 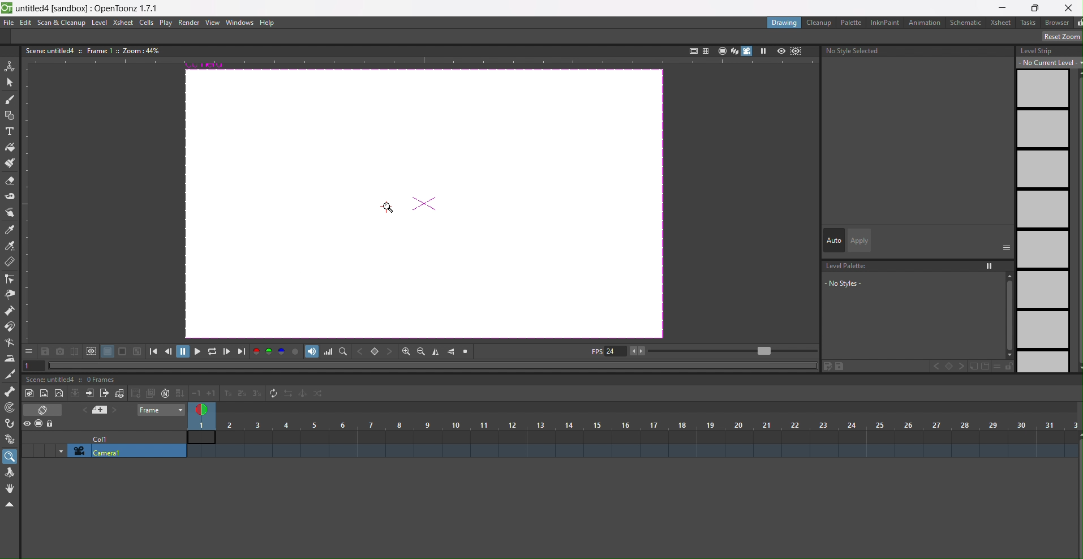 What do you see at coordinates (11, 246) in the screenshot?
I see `` at bounding box center [11, 246].